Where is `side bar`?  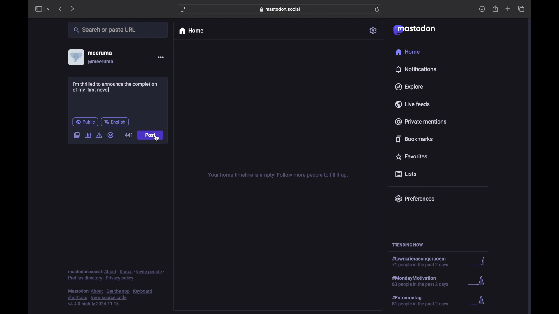 side bar is located at coordinates (38, 9).